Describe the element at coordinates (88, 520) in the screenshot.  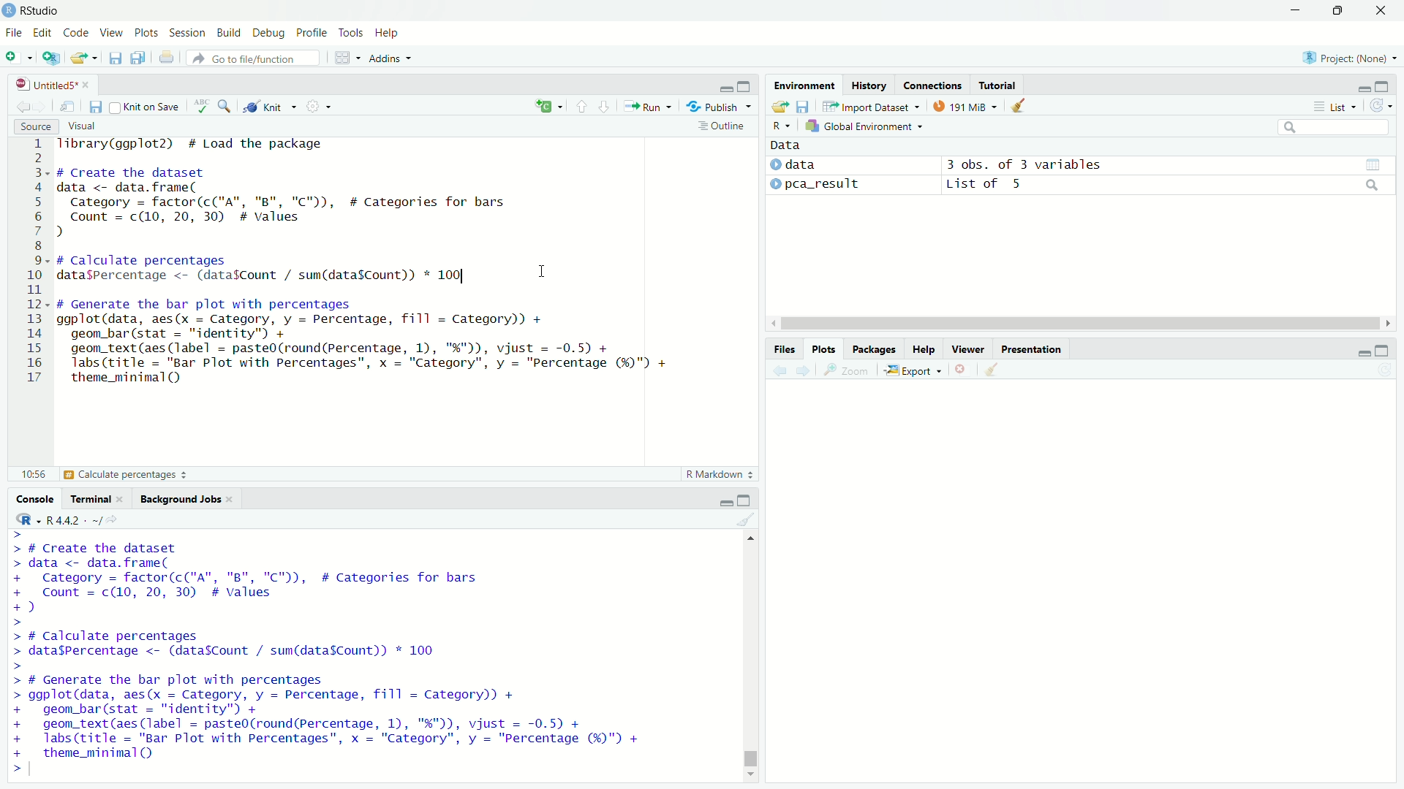
I see `R language version - R4.4.2` at that location.